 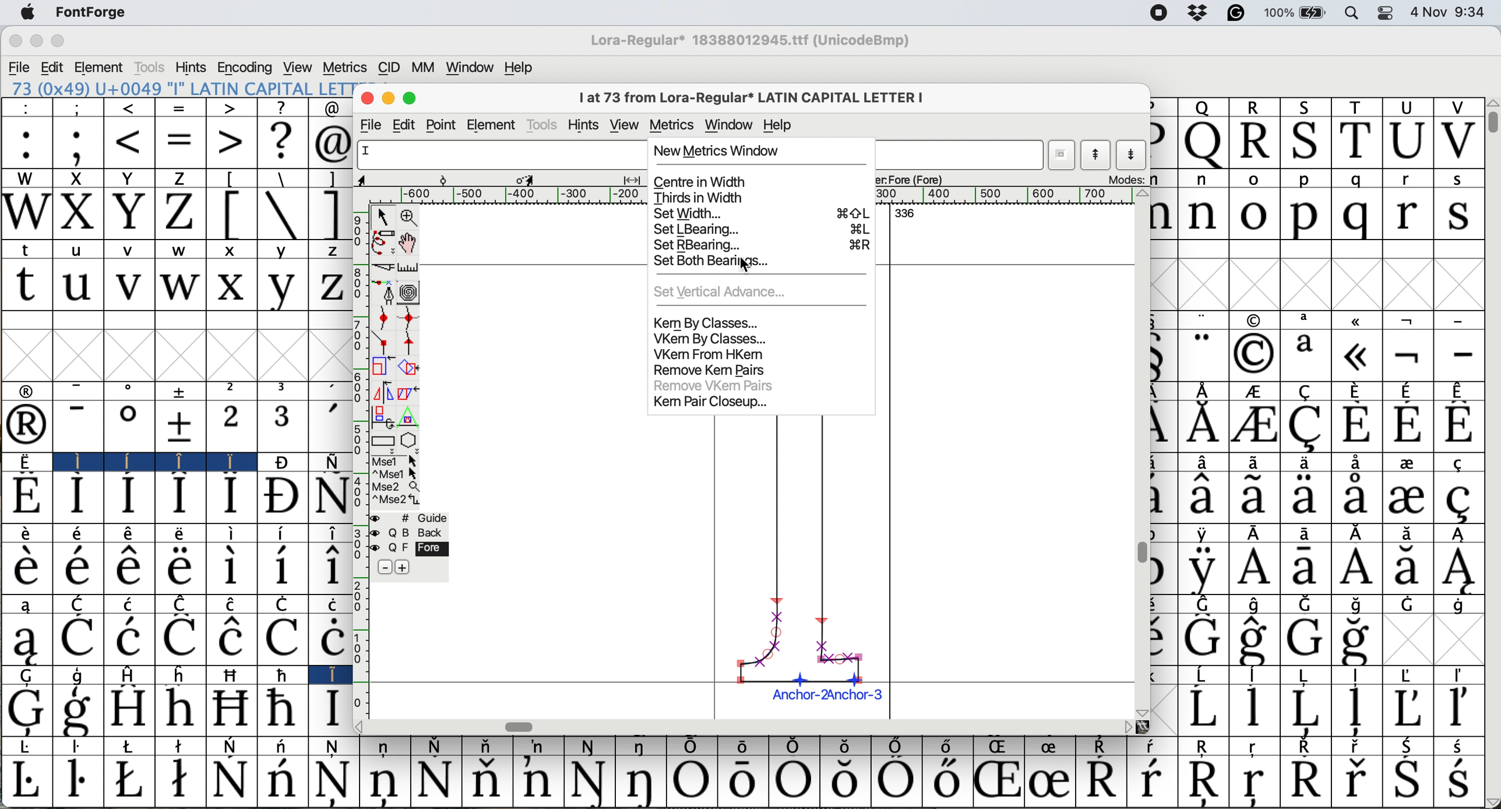 What do you see at coordinates (23, 710) in the screenshot?
I see `Symbol` at bounding box center [23, 710].